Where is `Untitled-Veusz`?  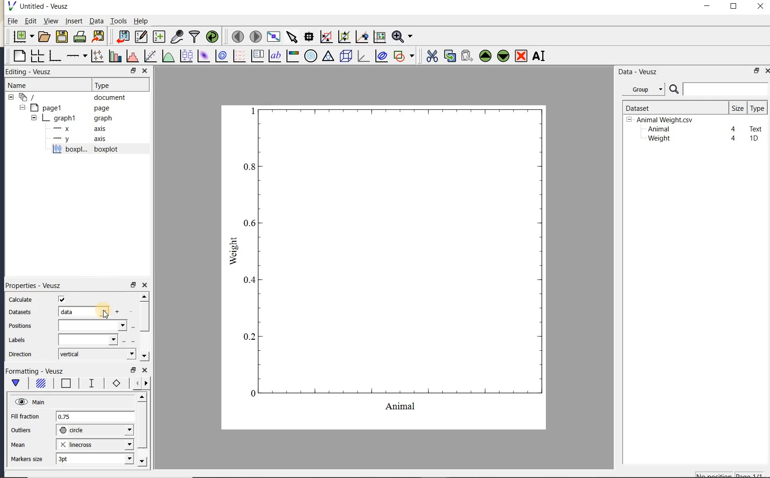
Untitled-Veusz is located at coordinates (41, 6).